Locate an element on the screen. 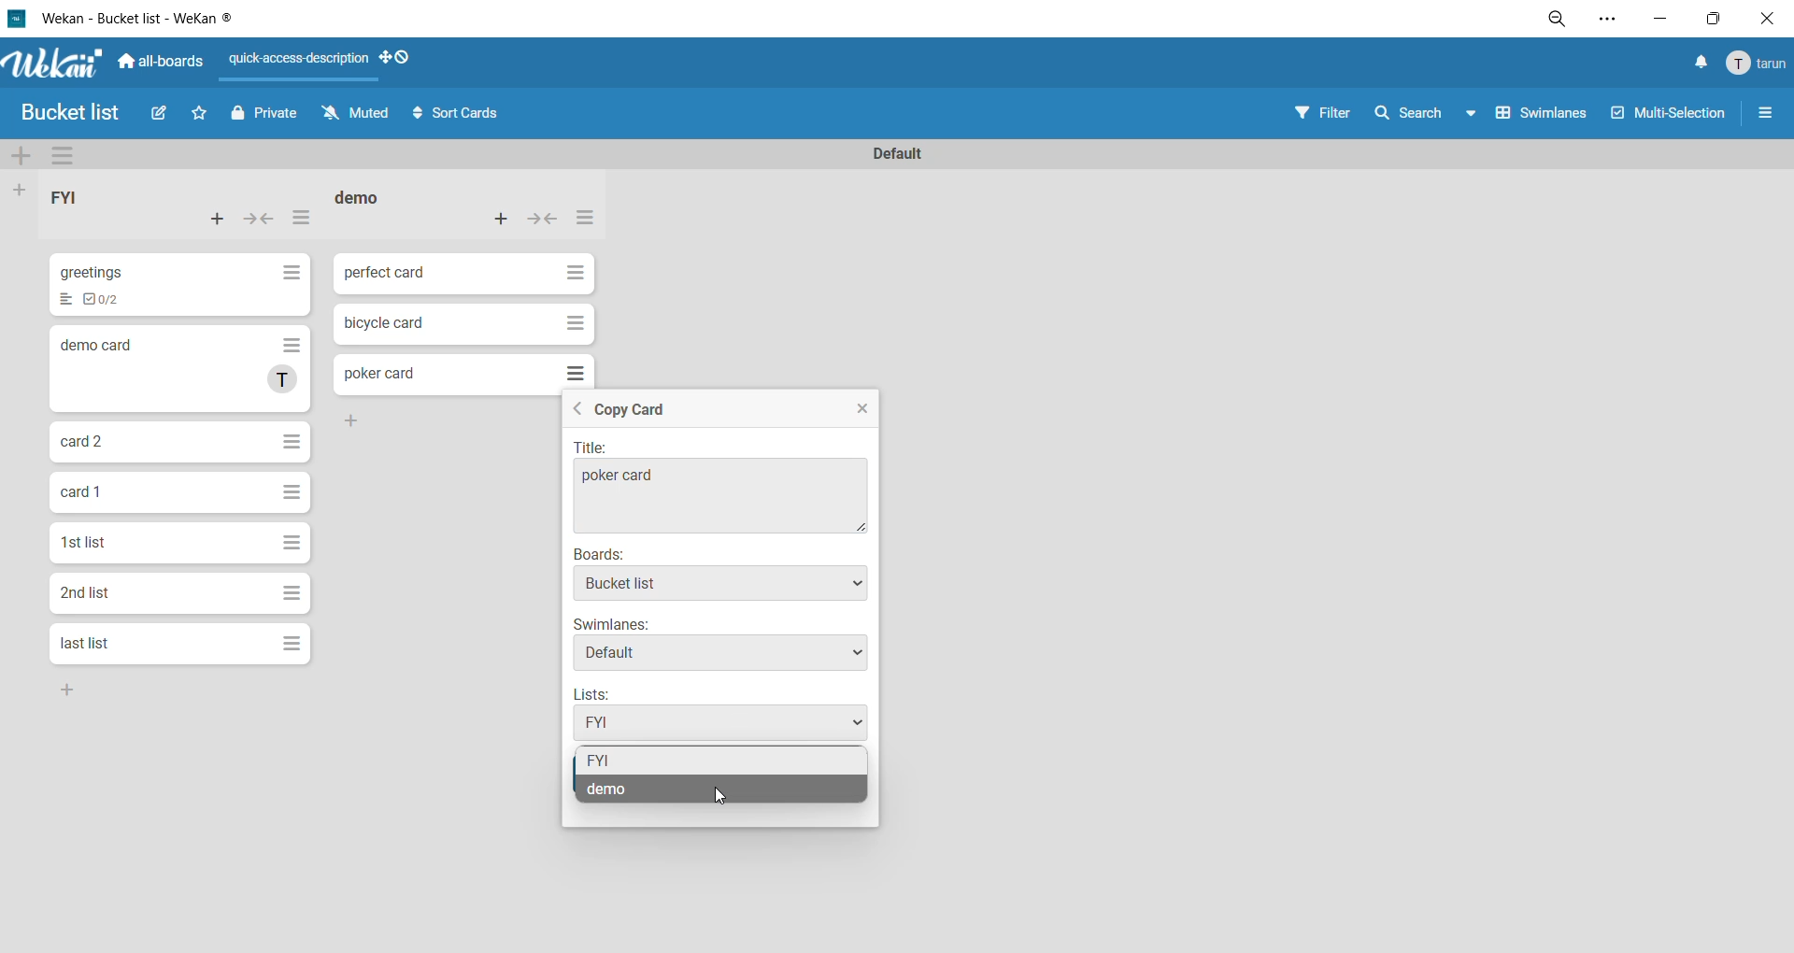  Hamburger is located at coordinates (576, 371).